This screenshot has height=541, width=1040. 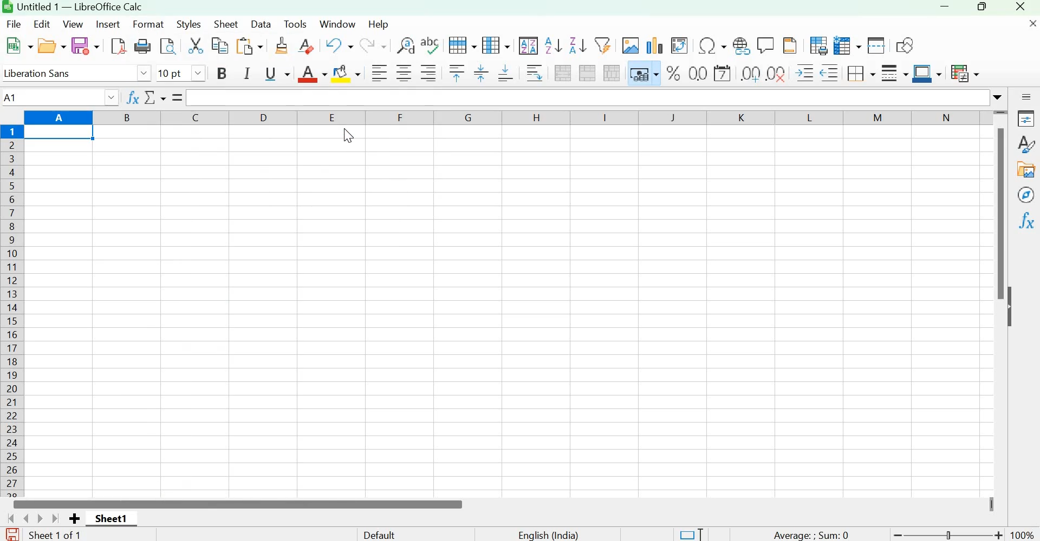 I want to click on Insert comment, so click(x=766, y=44).